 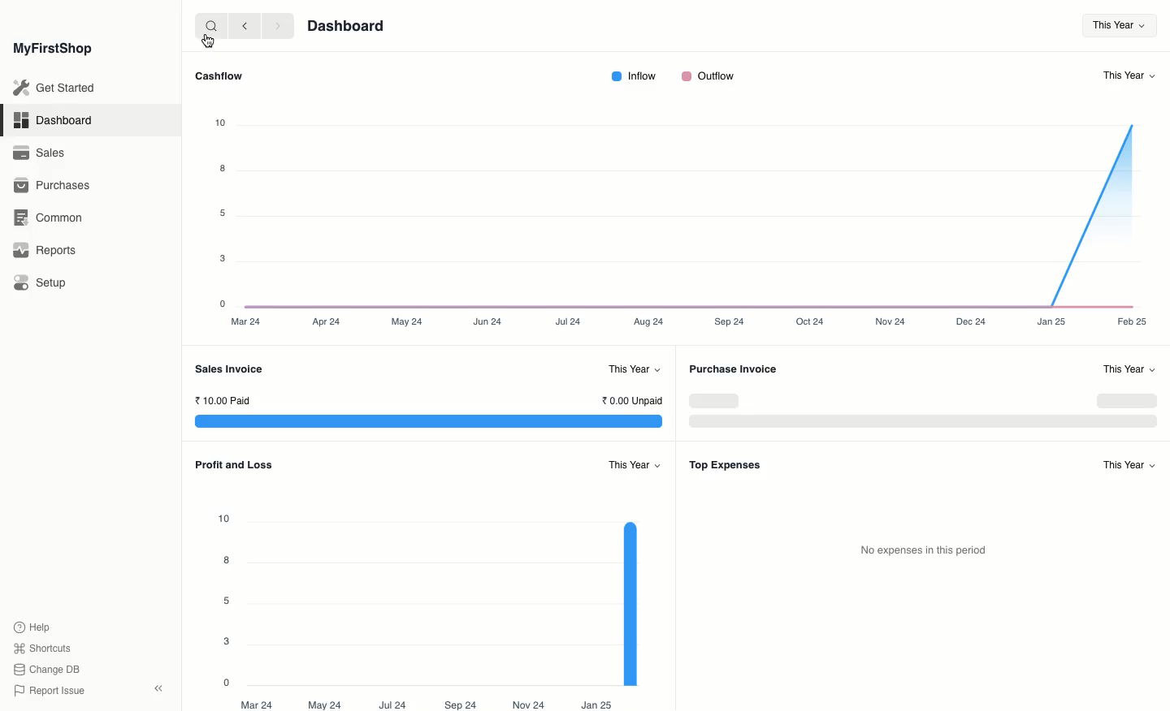 What do you see at coordinates (1117, 25) in the screenshot?
I see `This Year` at bounding box center [1117, 25].